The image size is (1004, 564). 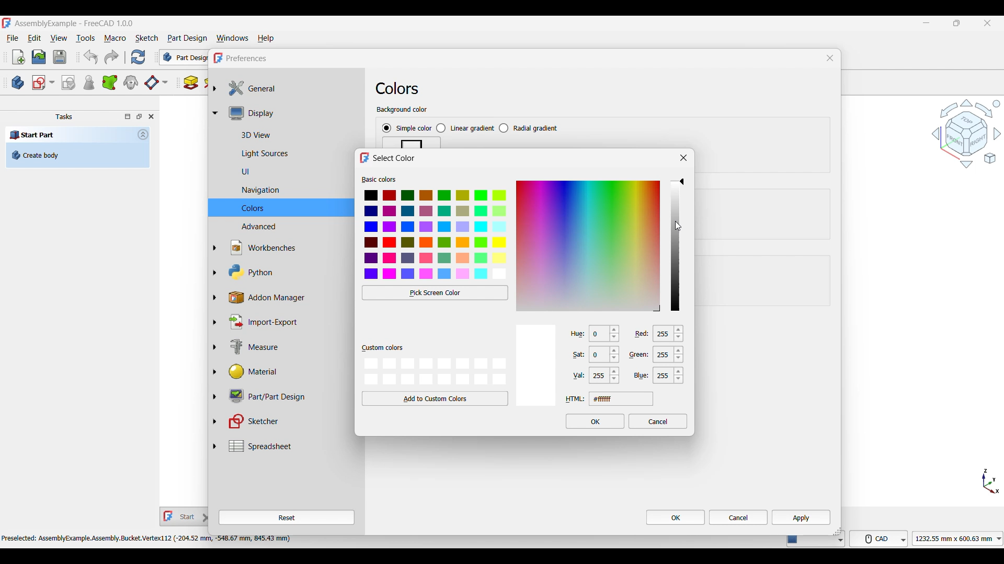 What do you see at coordinates (75, 23) in the screenshot?
I see `Project name, software name and version` at bounding box center [75, 23].